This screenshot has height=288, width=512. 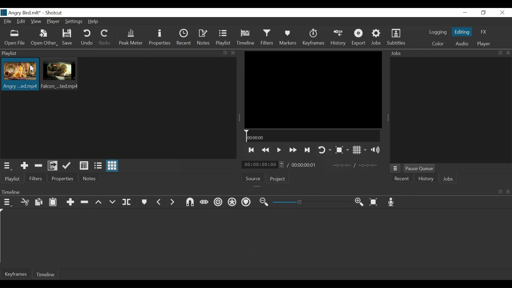 I want to click on Export, so click(x=359, y=38).